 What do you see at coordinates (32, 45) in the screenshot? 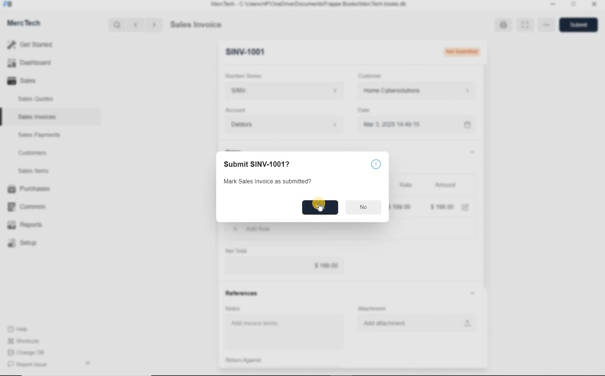
I see `Get Started` at bounding box center [32, 45].